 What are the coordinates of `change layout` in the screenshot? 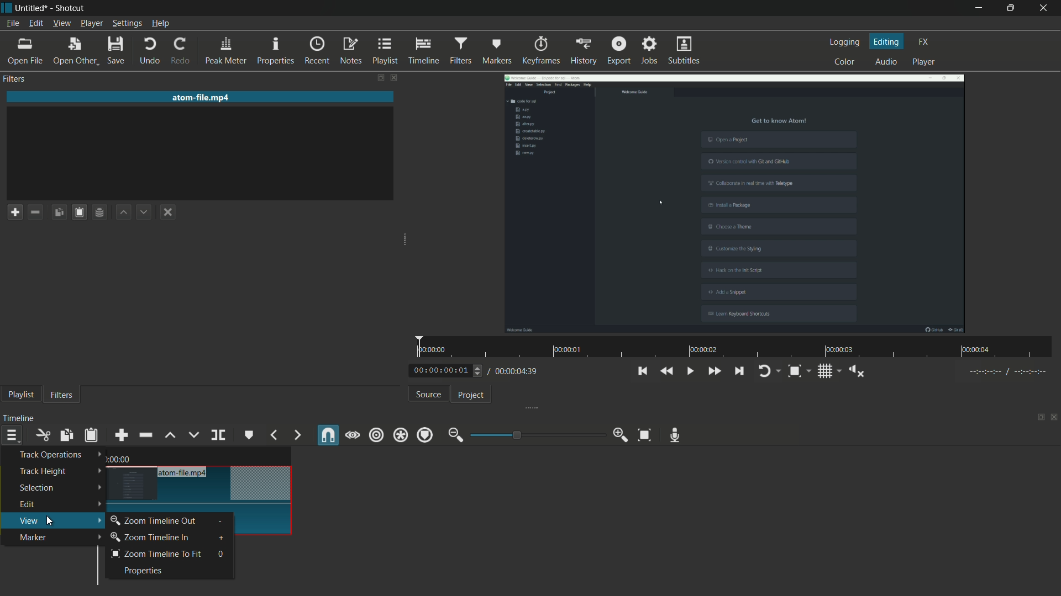 It's located at (380, 77).